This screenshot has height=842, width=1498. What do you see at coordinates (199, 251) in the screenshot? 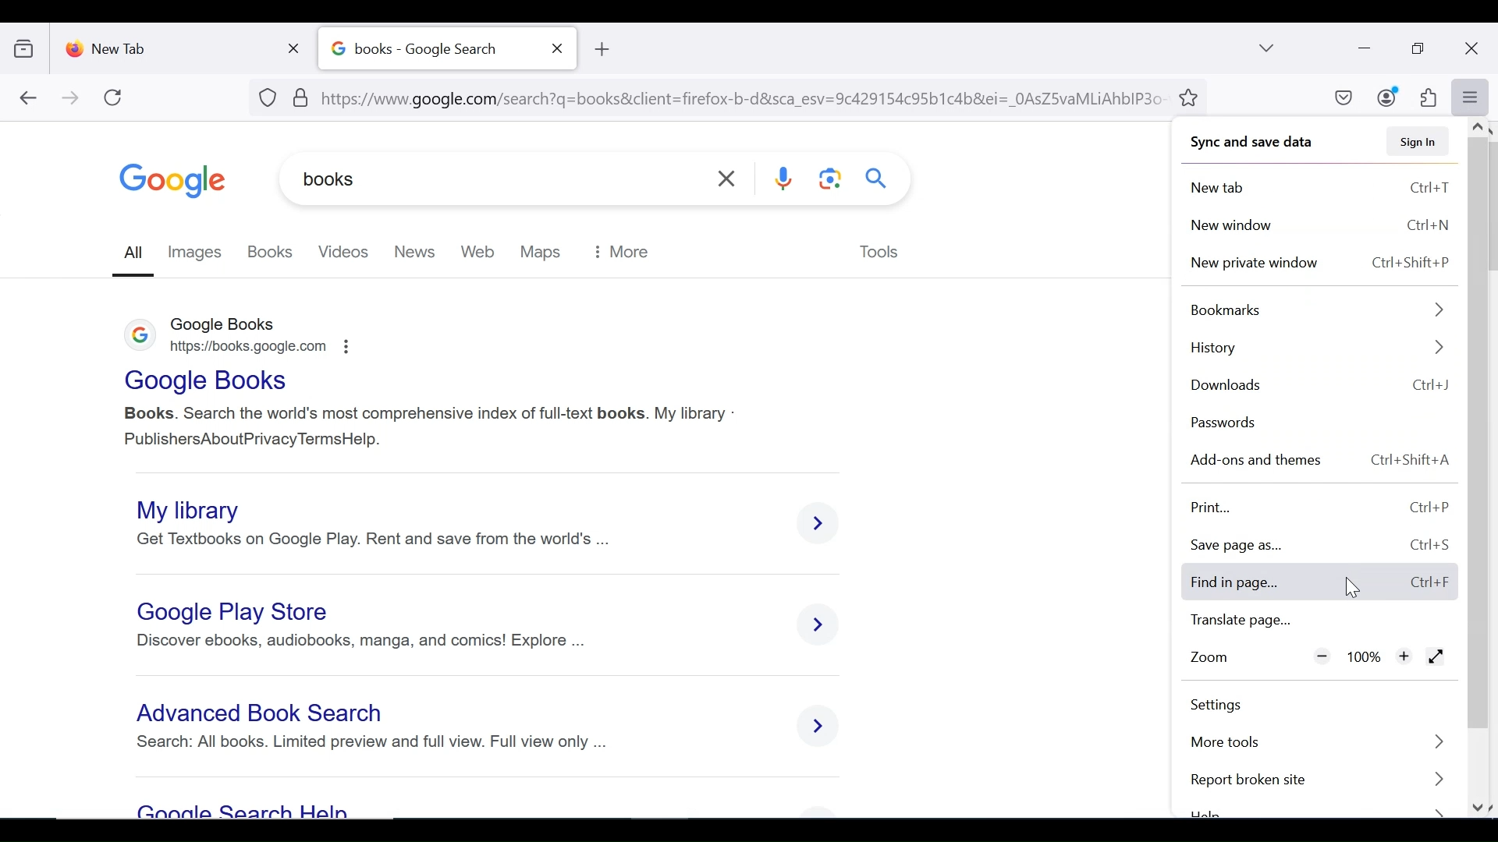
I see `images` at bounding box center [199, 251].